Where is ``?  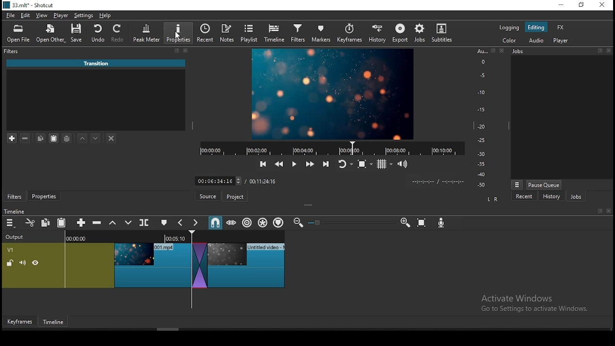  is located at coordinates (608, 211).